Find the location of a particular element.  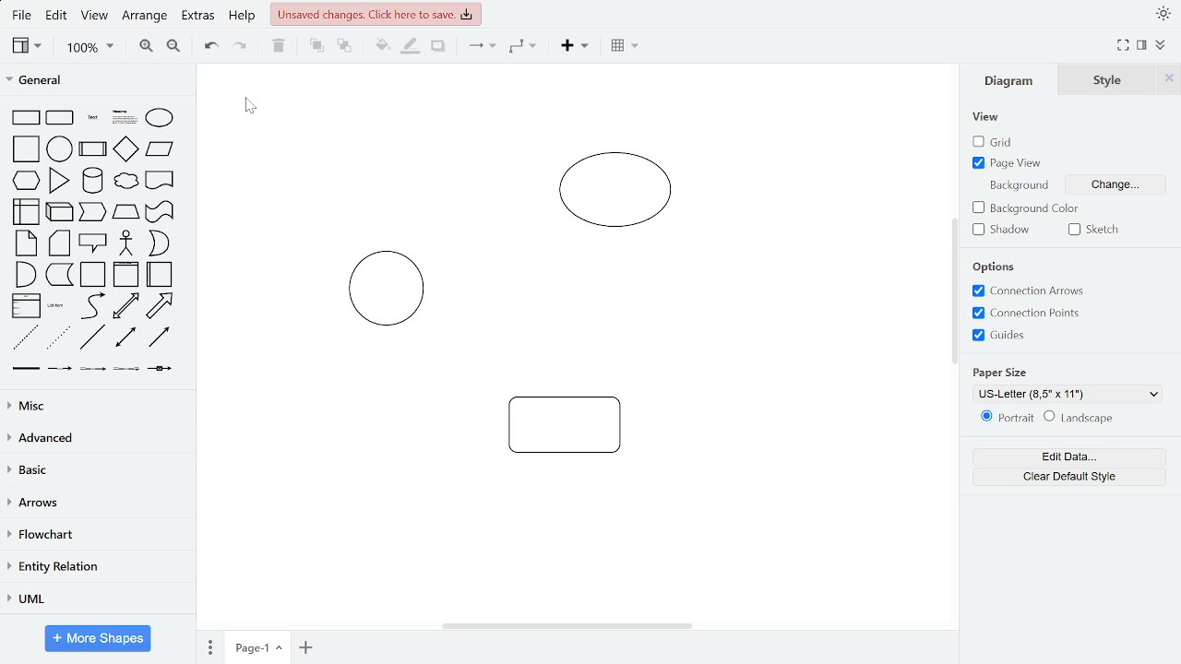

shadow is located at coordinates (437, 47).